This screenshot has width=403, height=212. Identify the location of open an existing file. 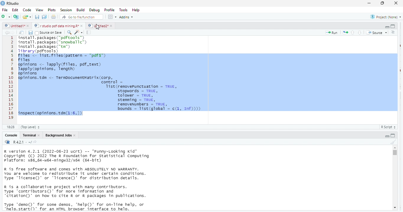
(27, 17).